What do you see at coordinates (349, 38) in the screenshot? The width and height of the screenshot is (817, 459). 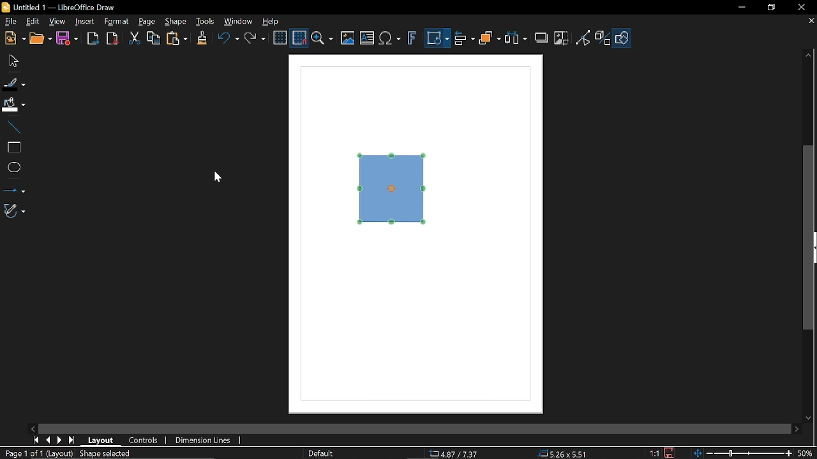 I see `Insert image` at bounding box center [349, 38].